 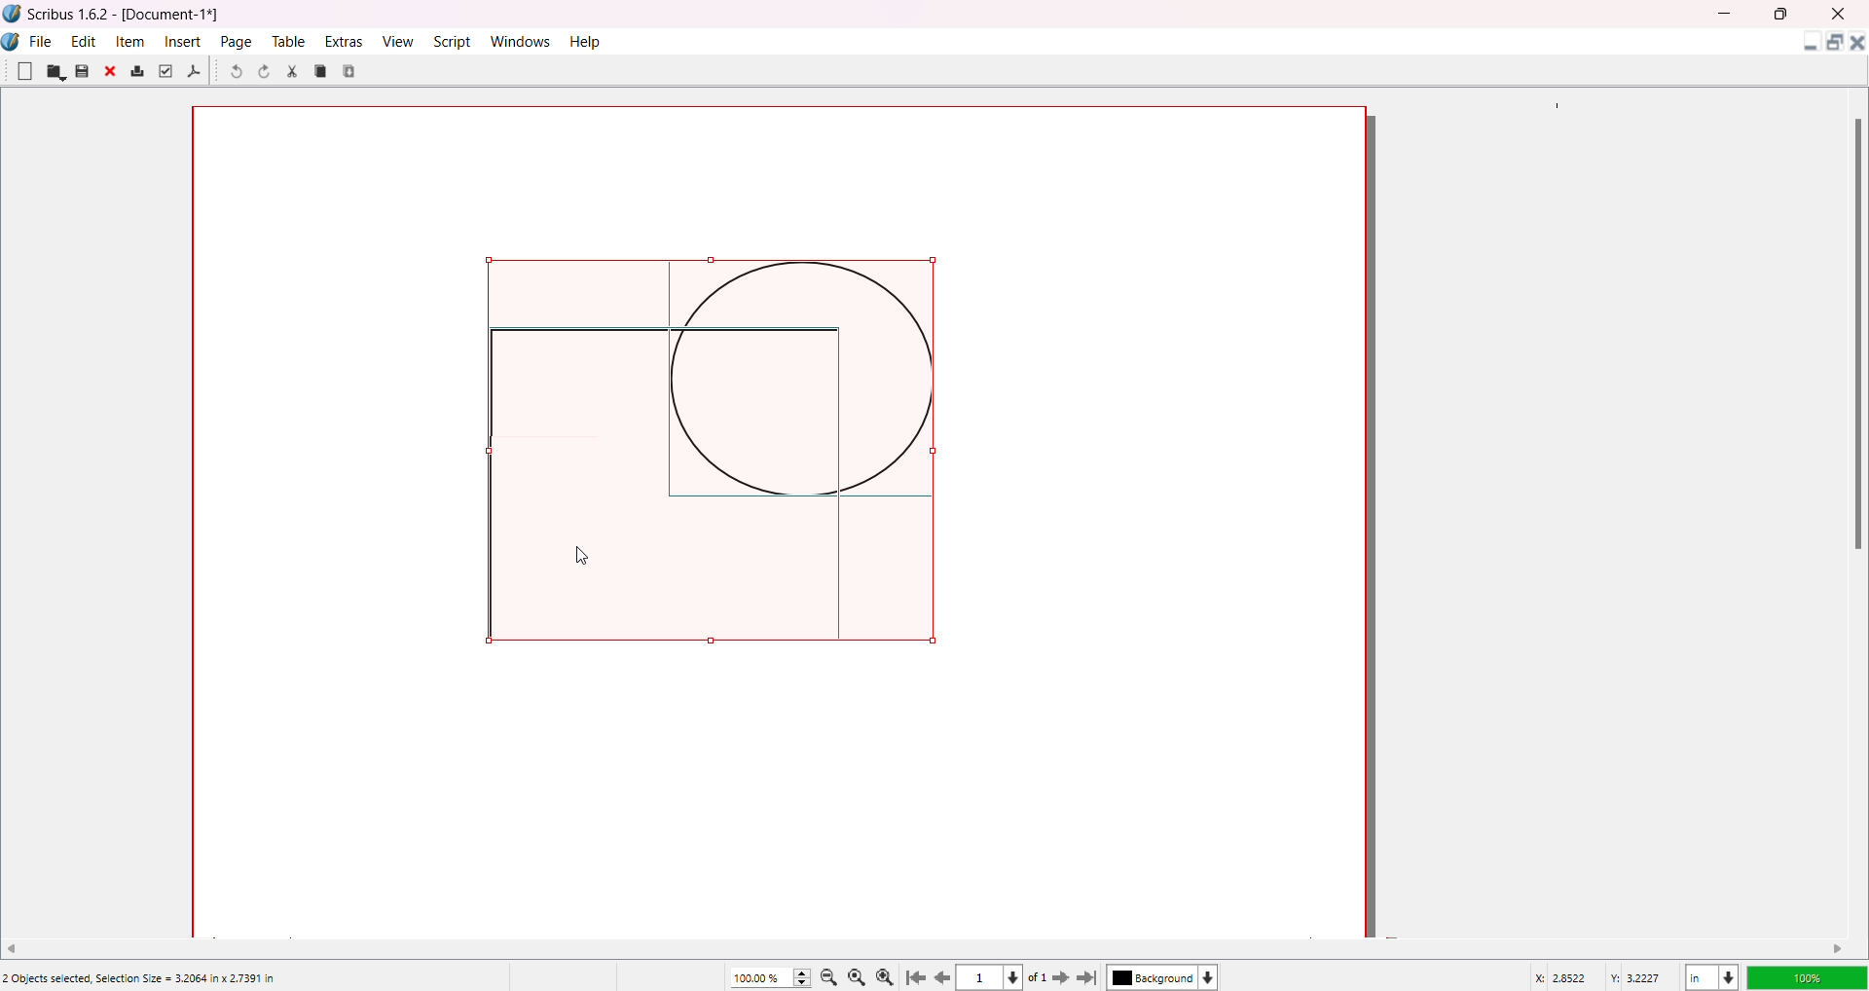 What do you see at coordinates (287, 41) in the screenshot?
I see `Table` at bounding box center [287, 41].